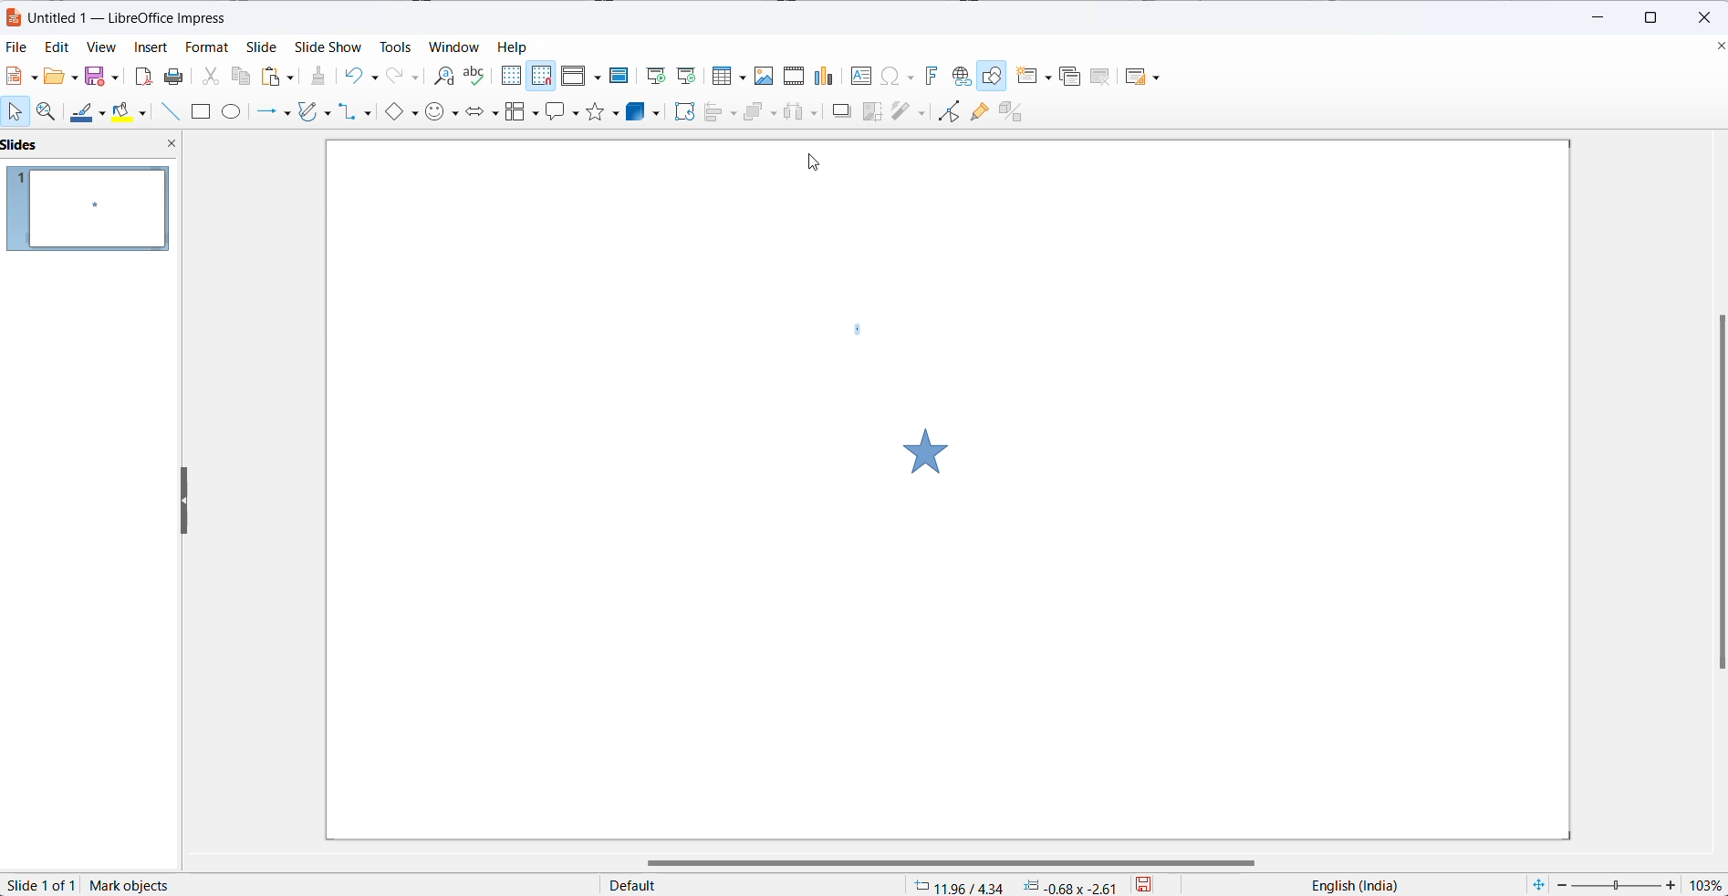  Describe the element at coordinates (144, 75) in the screenshot. I see `export as pdf ` at that location.